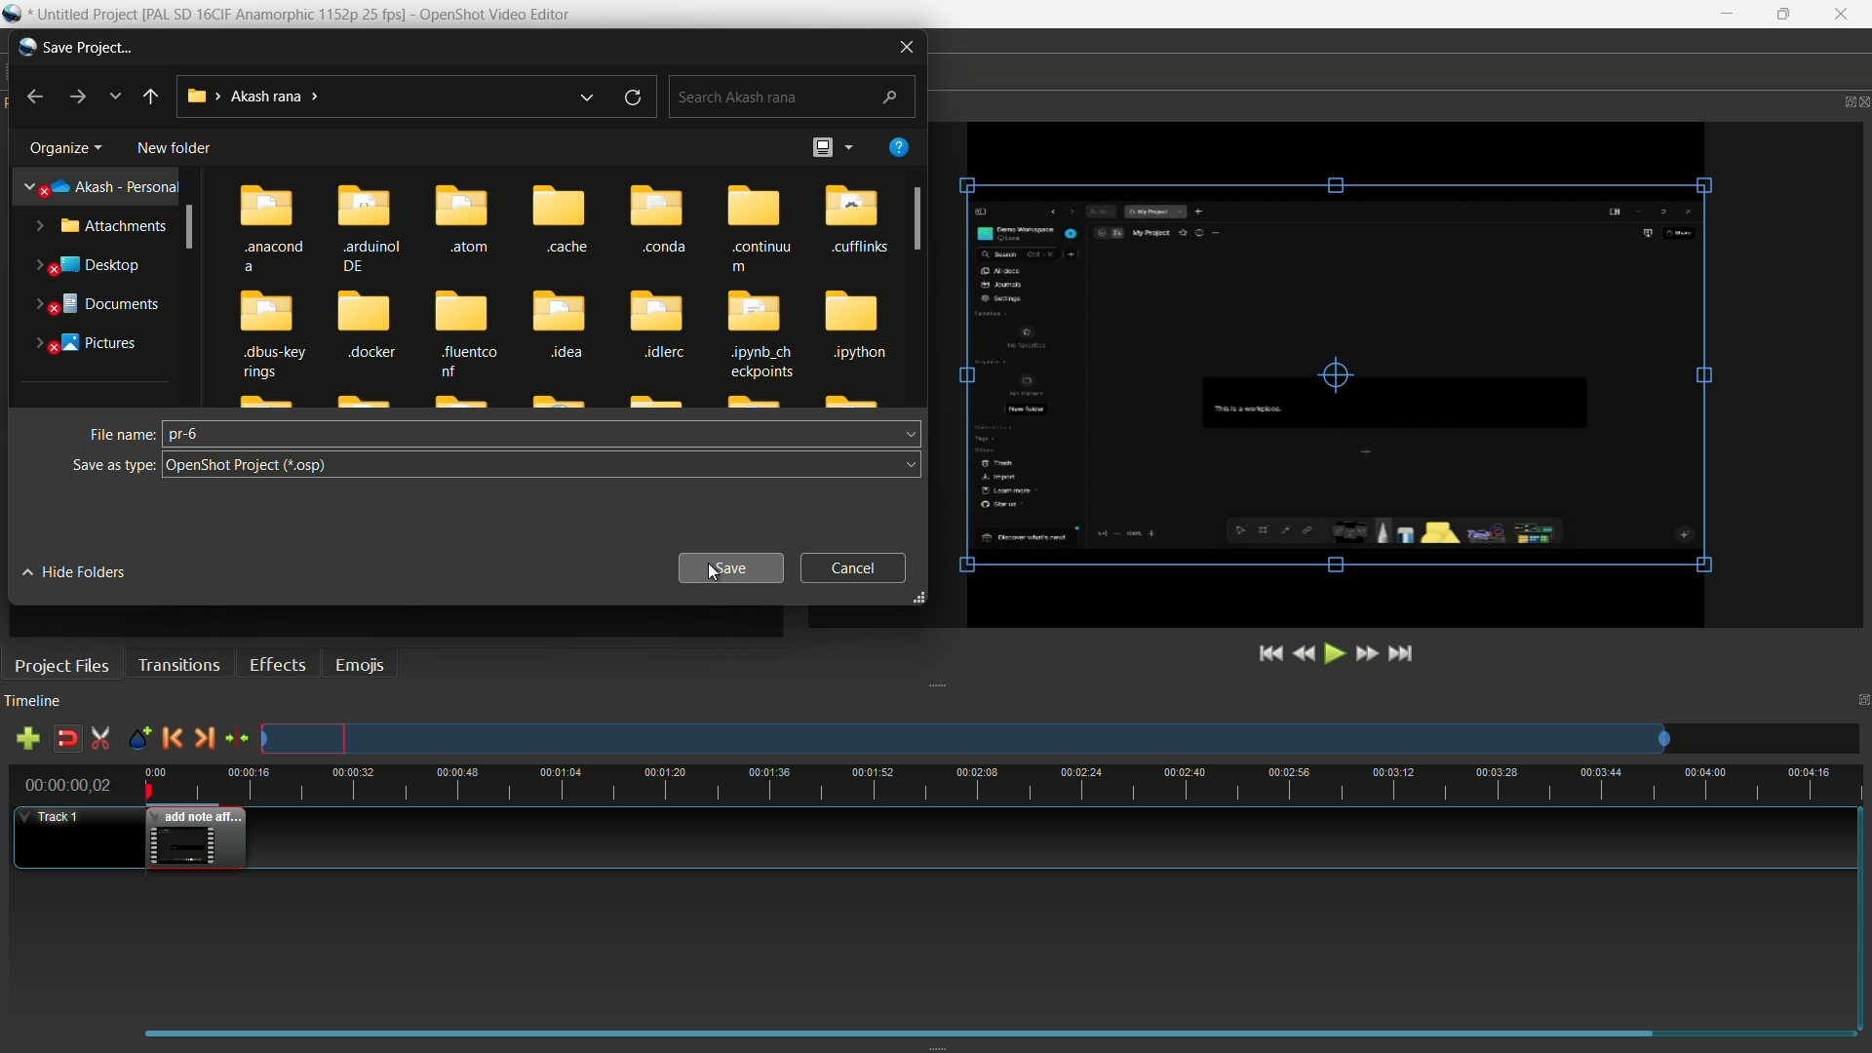  What do you see at coordinates (761, 335) in the screenshot?
I see `dipynb_ch
eckpoints` at bounding box center [761, 335].